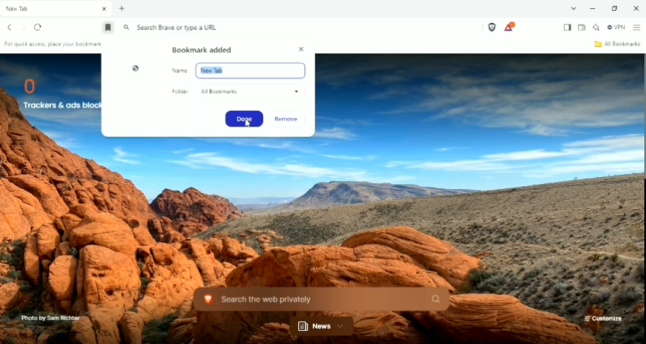  Describe the element at coordinates (122, 9) in the screenshot. I see `New Tab` at that location.